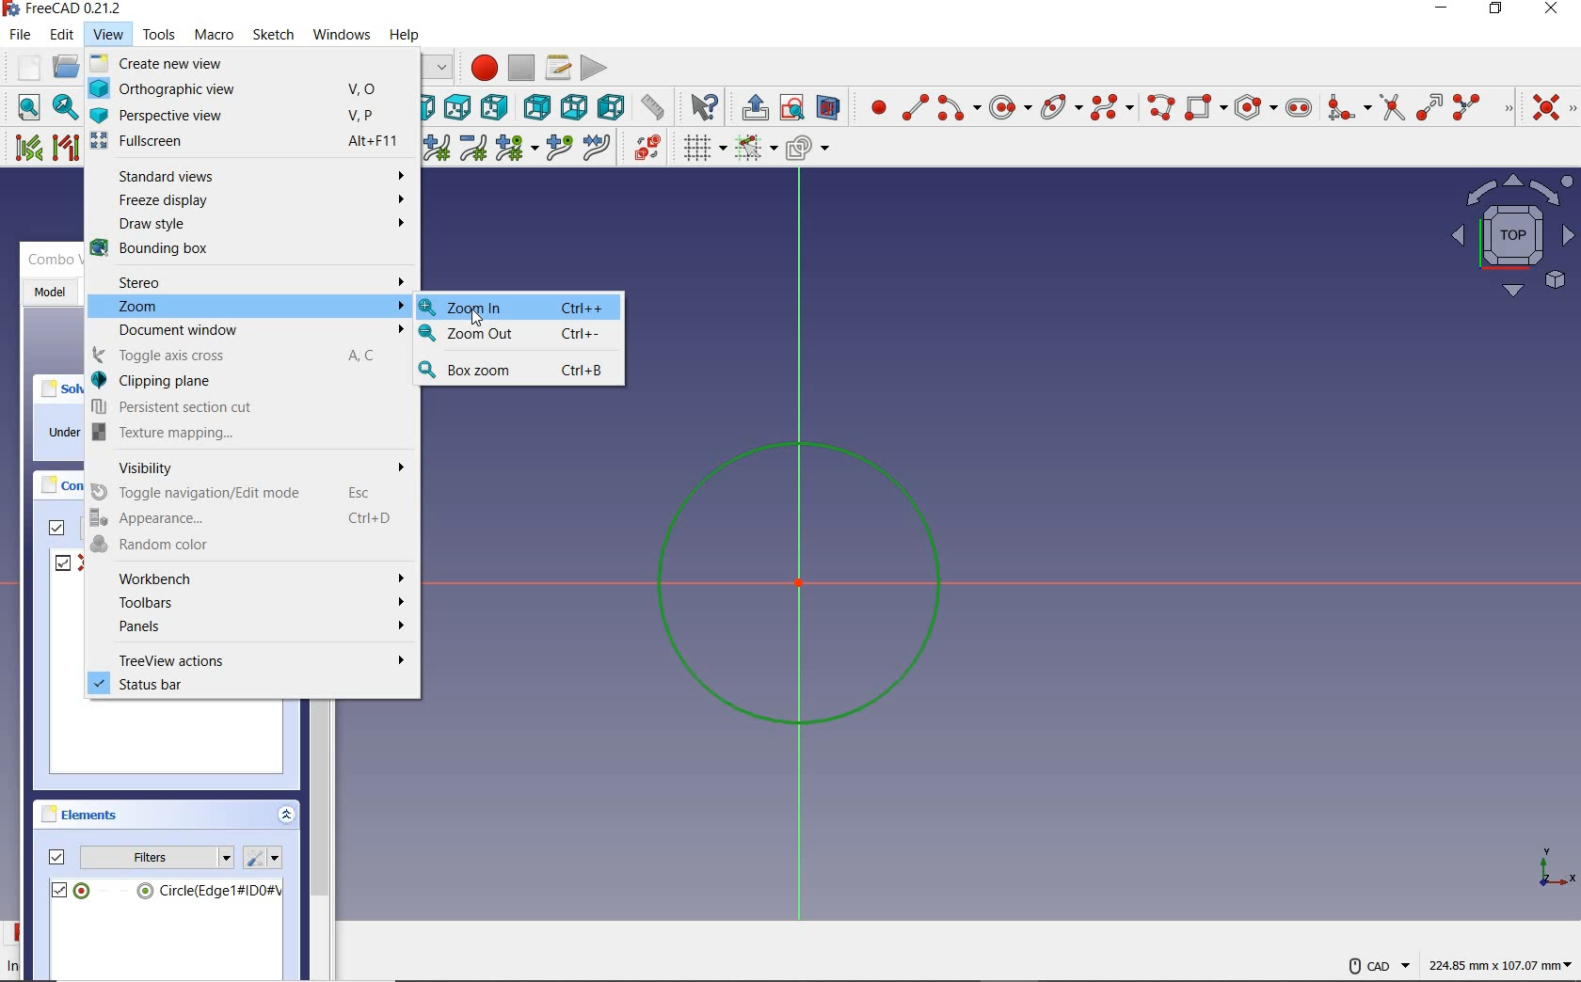 The height and width of the screenshot is (982, 1581). What do you see at coordinates (572, 106) in the screenshot?
I see `bottom` at bounding box center [572, 106].